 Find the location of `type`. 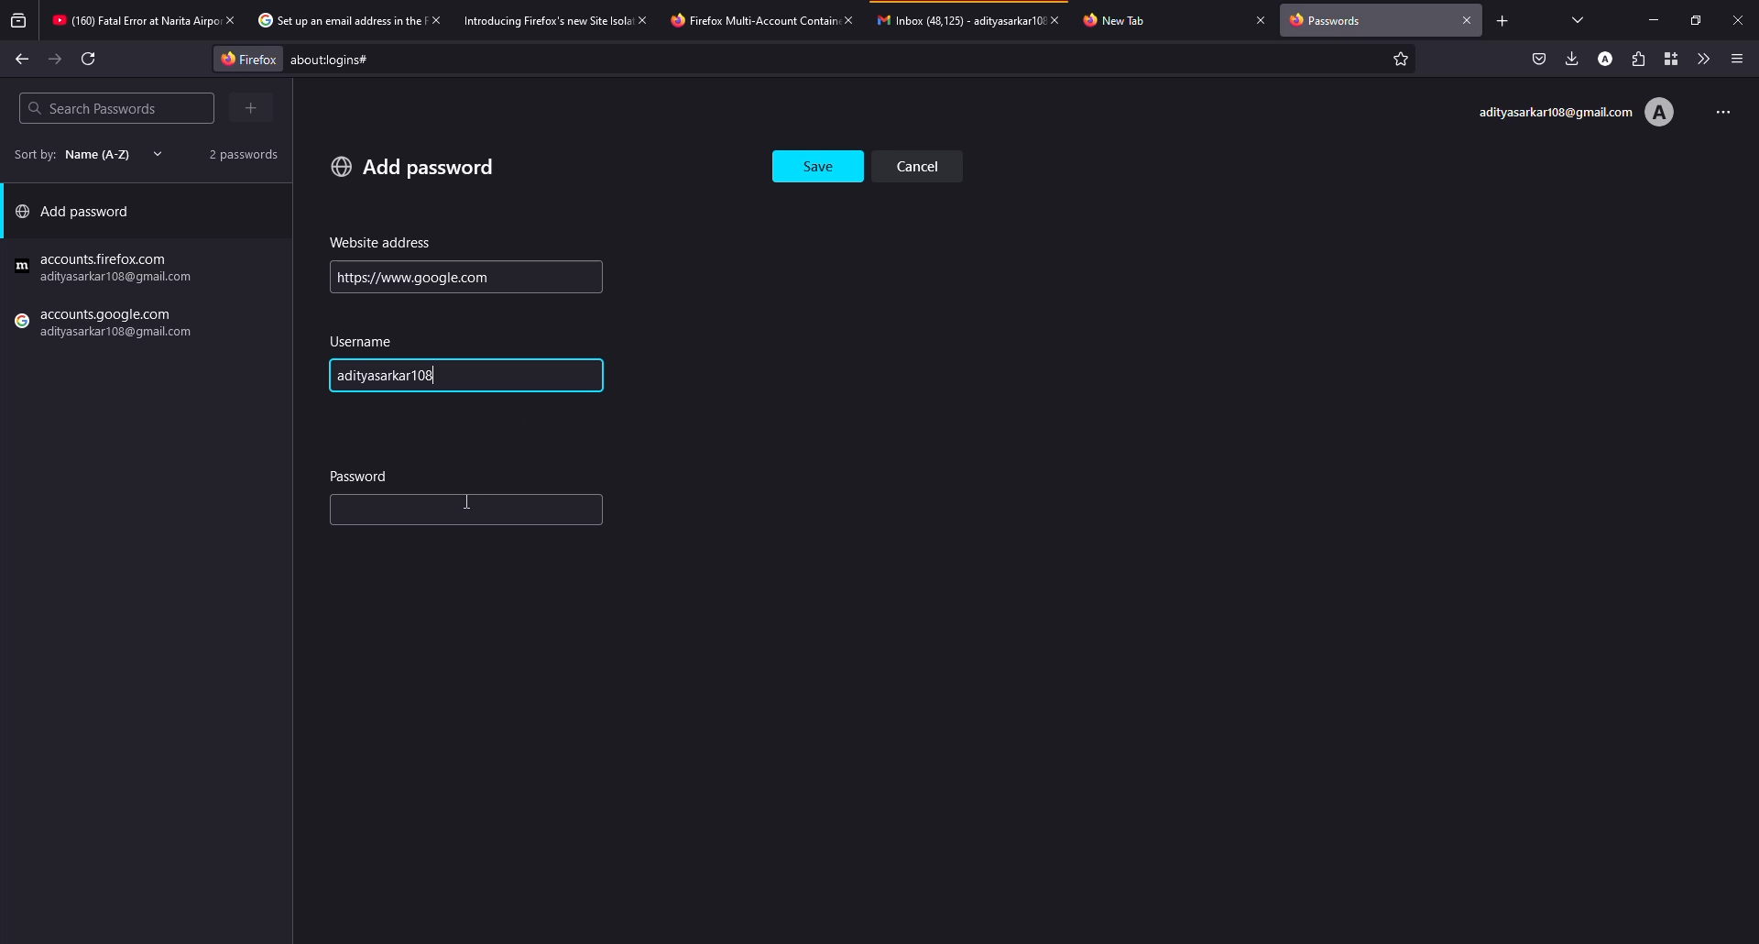

type is located at coordinates (423, 510).